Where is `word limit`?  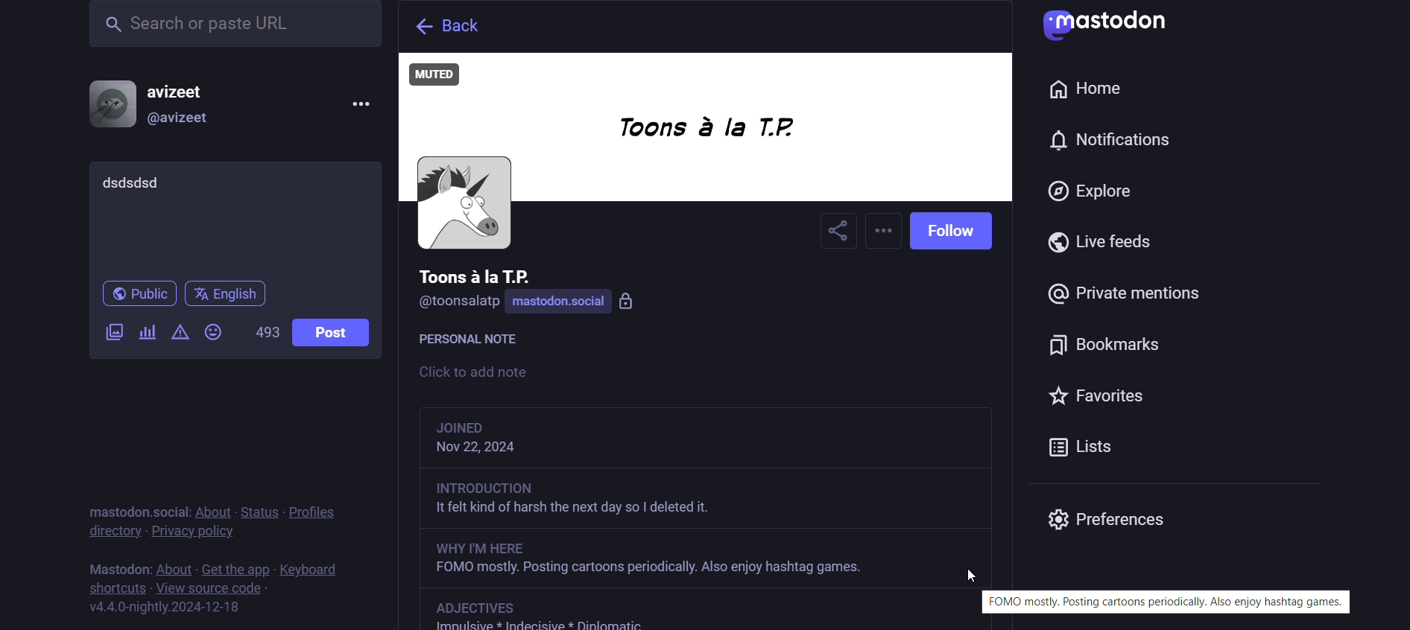 word limit is located at coordinates (265, 337).